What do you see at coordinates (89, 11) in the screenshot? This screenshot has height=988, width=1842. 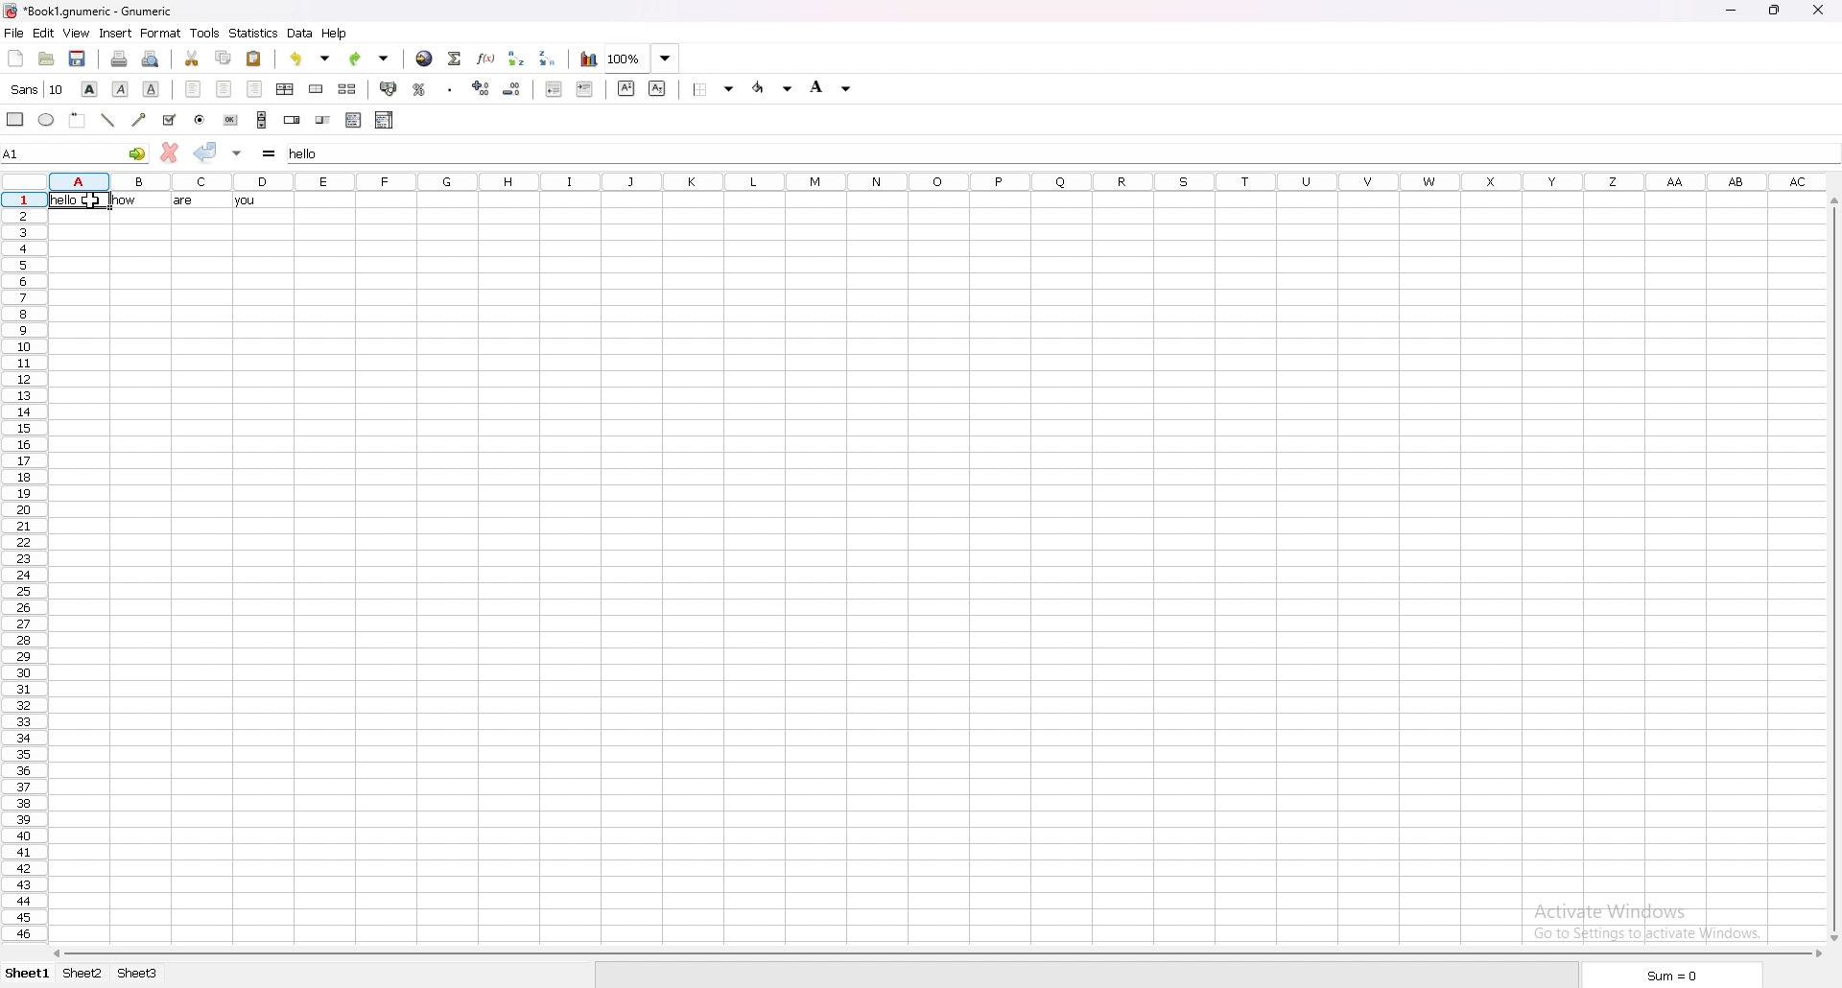 I see `file name` at bounding box center [89, 11].